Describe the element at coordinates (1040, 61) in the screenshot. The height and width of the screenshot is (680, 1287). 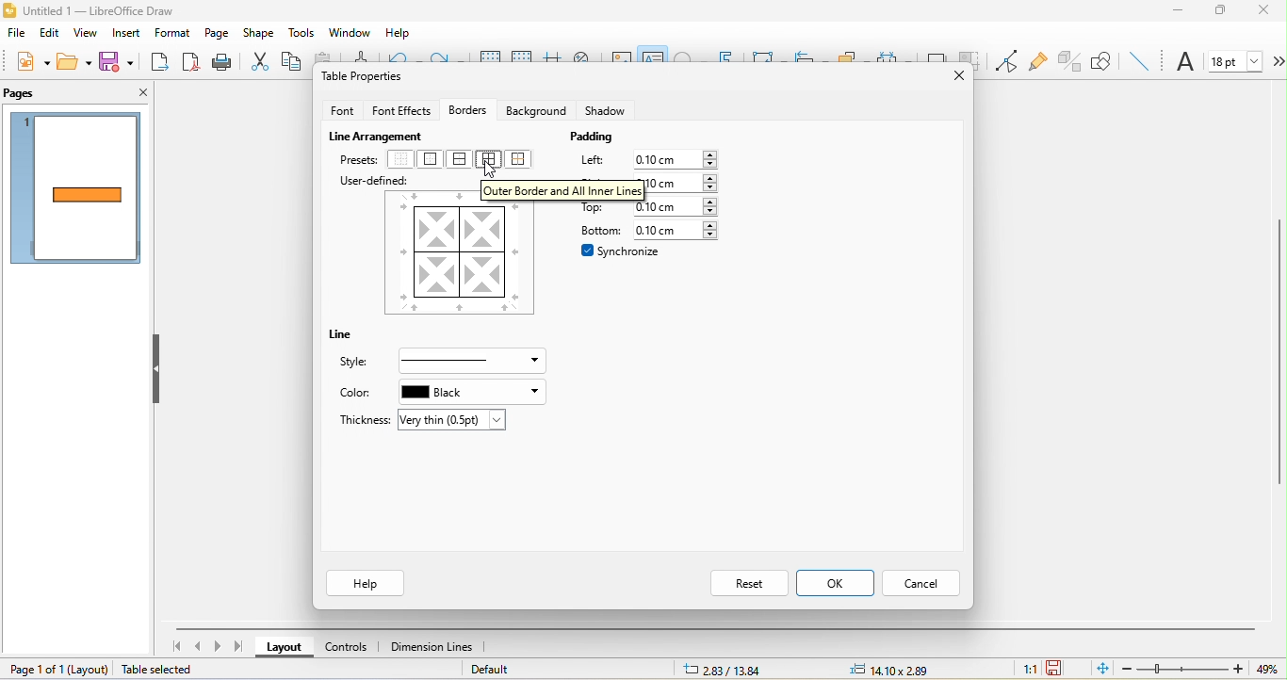
I see `gluepoint function` at that location.